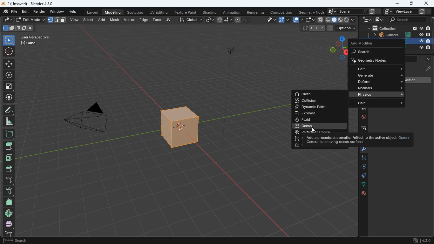 This screenshot has height=244, width=434. I want to click on pan view, so click(12, 240).